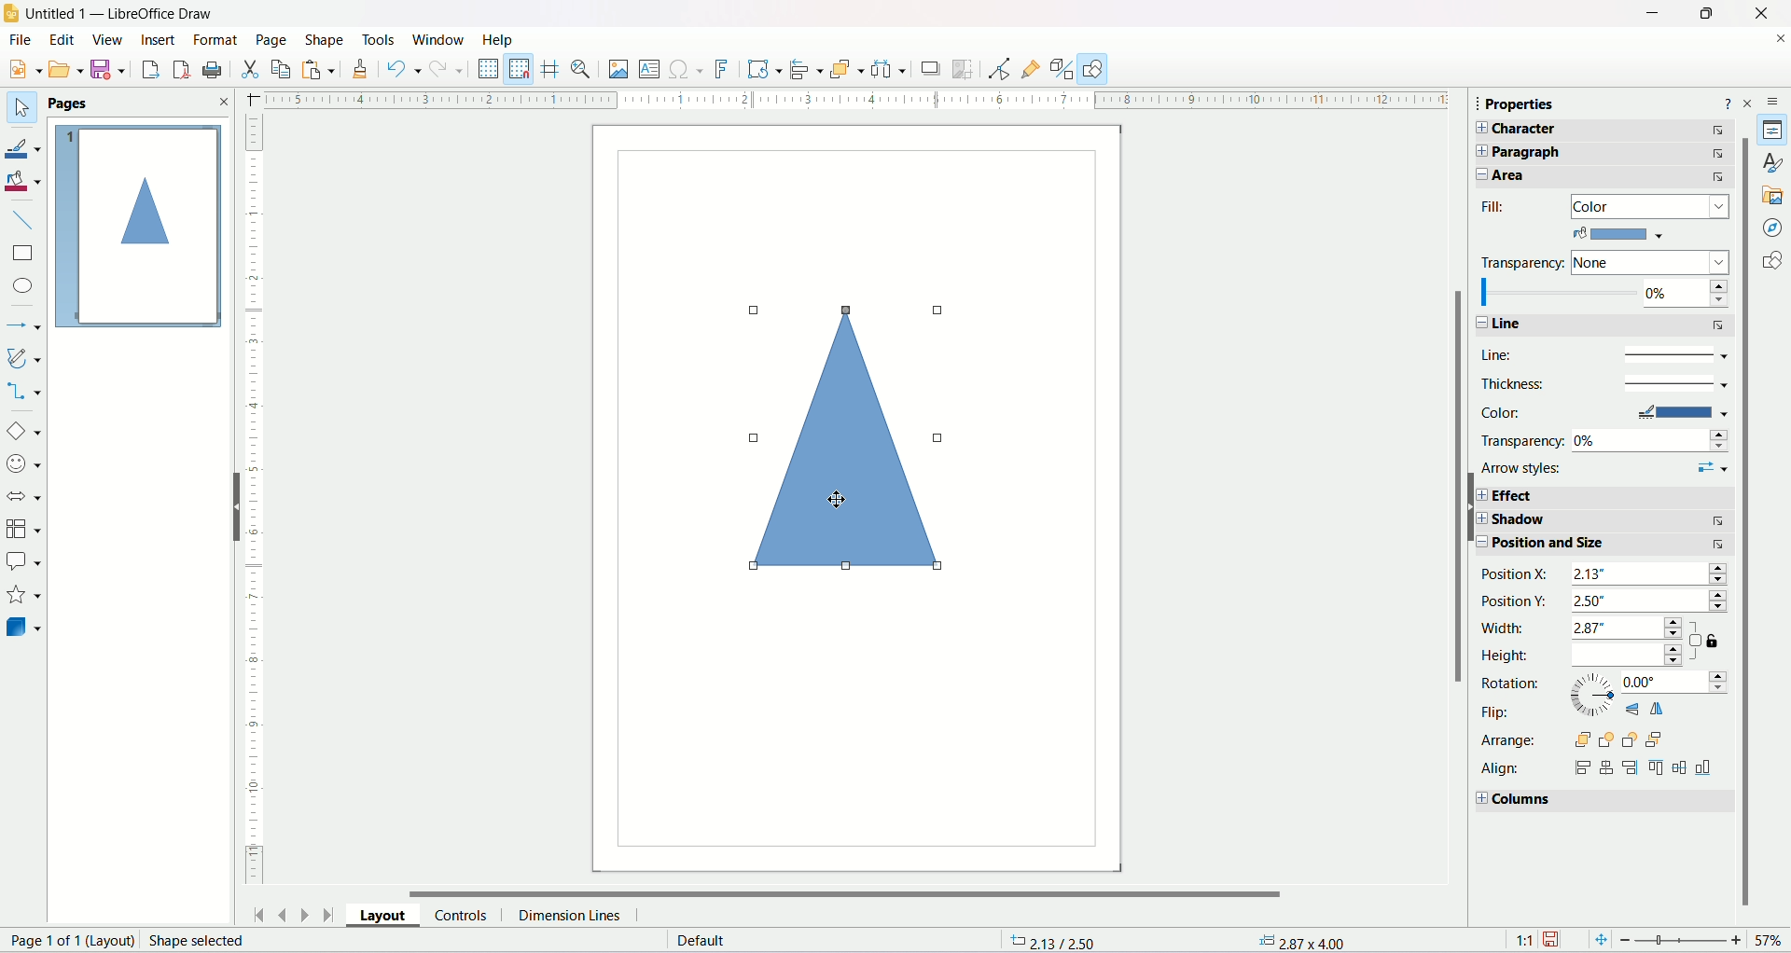 Image resolution: width=1791 pixels, height=953 pixels. What do you see at coordinates (1715, 642) in the screenshot?
I see `lock` at bounding box center [1715, 642].